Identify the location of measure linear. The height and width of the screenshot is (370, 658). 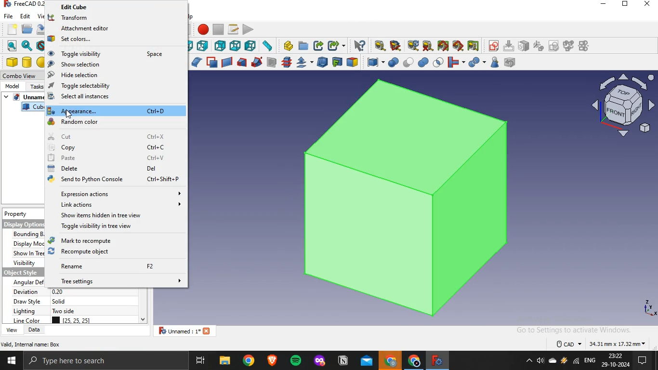
(380, 46).